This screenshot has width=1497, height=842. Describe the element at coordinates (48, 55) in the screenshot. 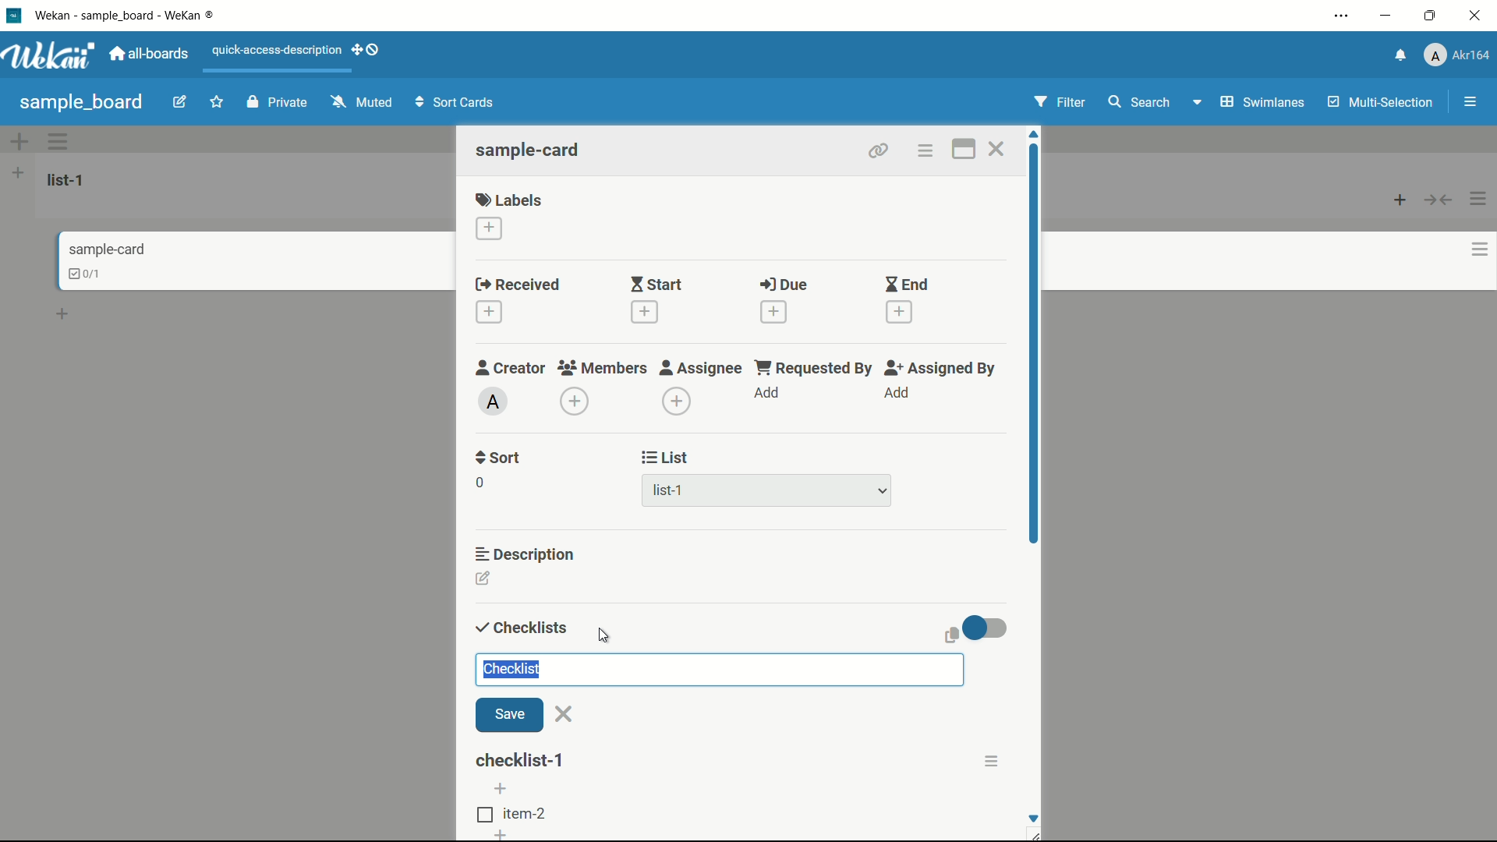

I see `app logo` at that location.